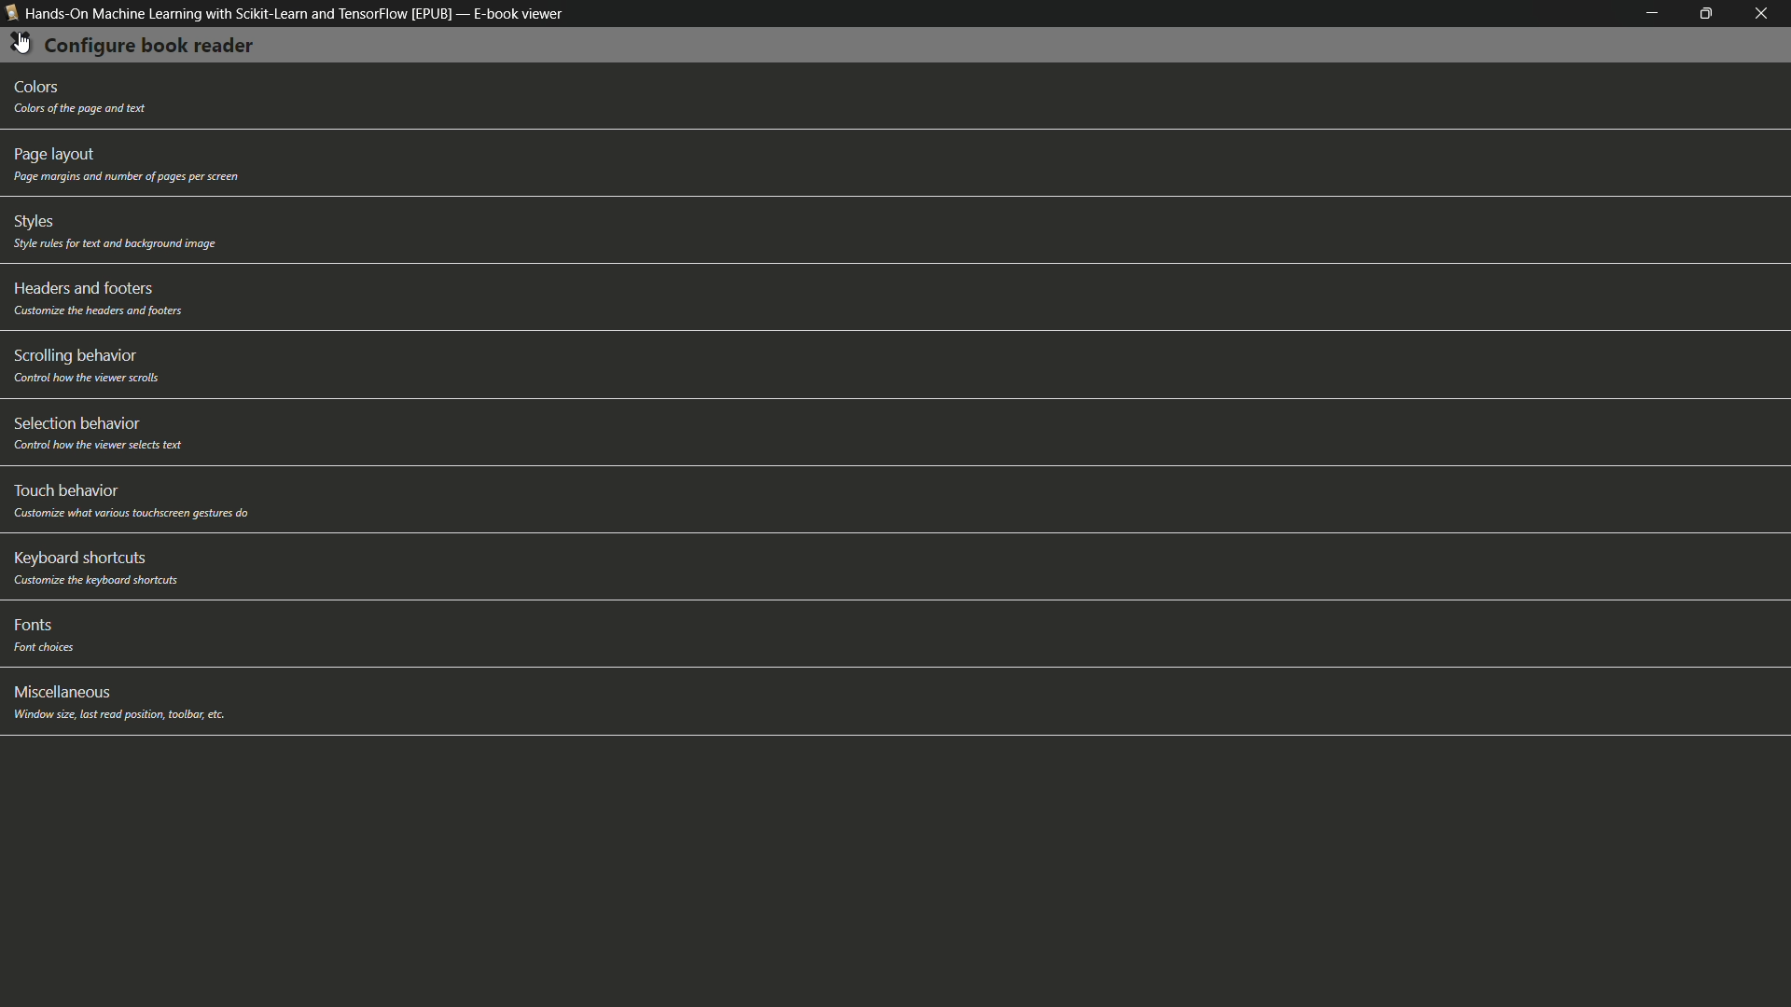  Describe the element at coordinates (113, 244) in the screenshot. I see `text` at that location.